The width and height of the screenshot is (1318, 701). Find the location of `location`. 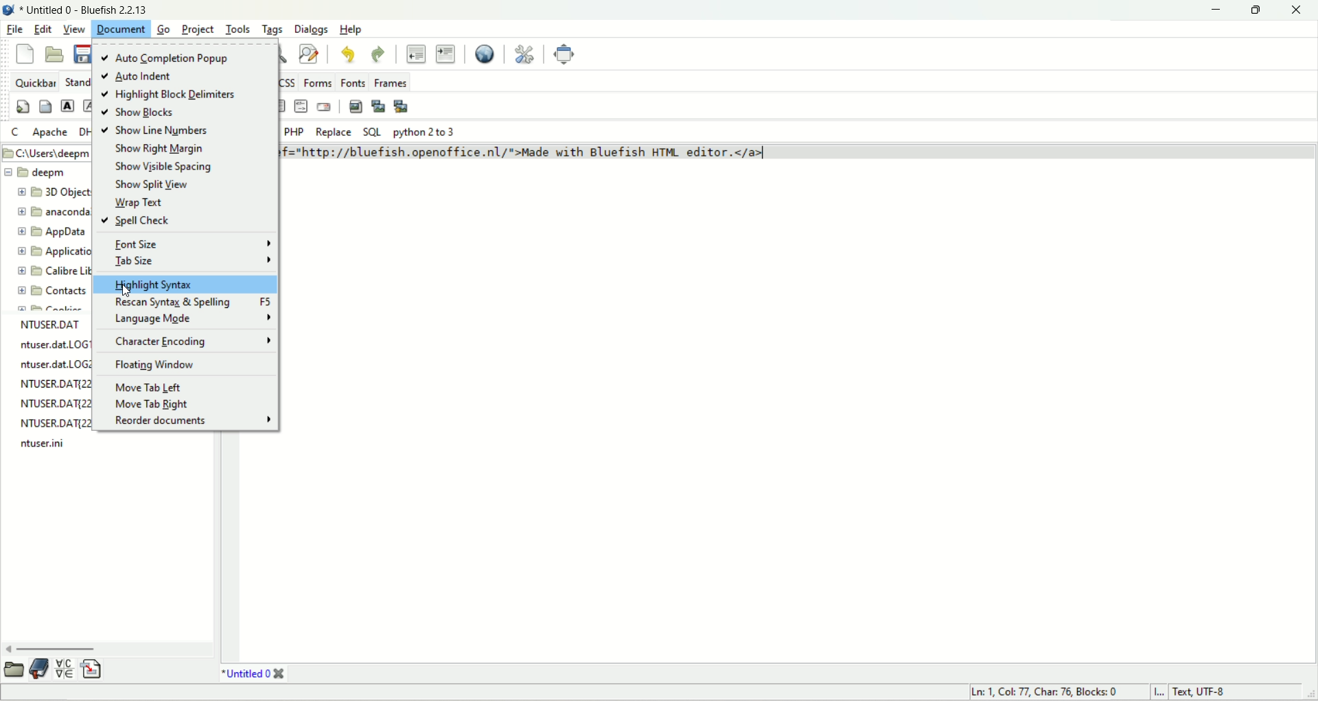

location is located at coordinates (47, 154).